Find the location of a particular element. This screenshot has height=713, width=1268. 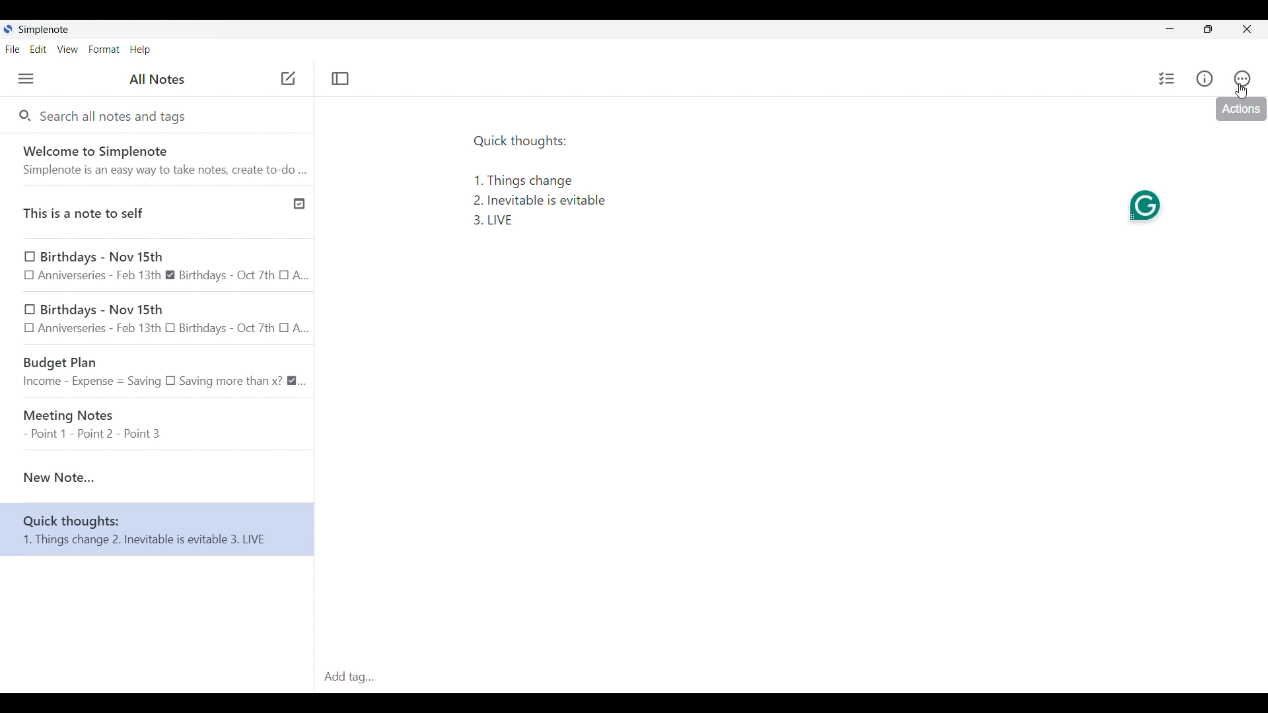

Published note indicated by check icon is located at coordinates (157, 213).